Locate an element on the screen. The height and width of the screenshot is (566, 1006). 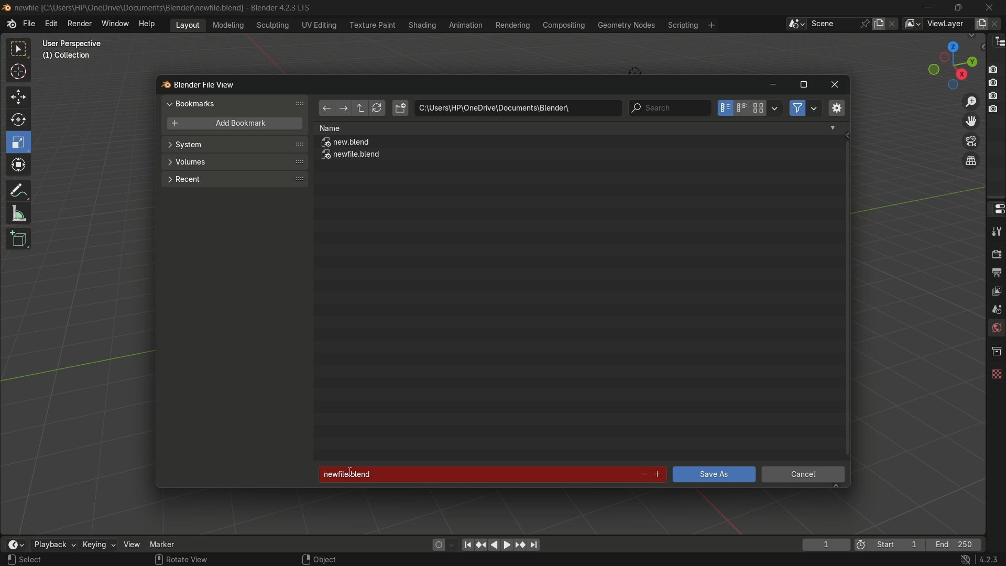
annotate is located at coordinates (18, 189).